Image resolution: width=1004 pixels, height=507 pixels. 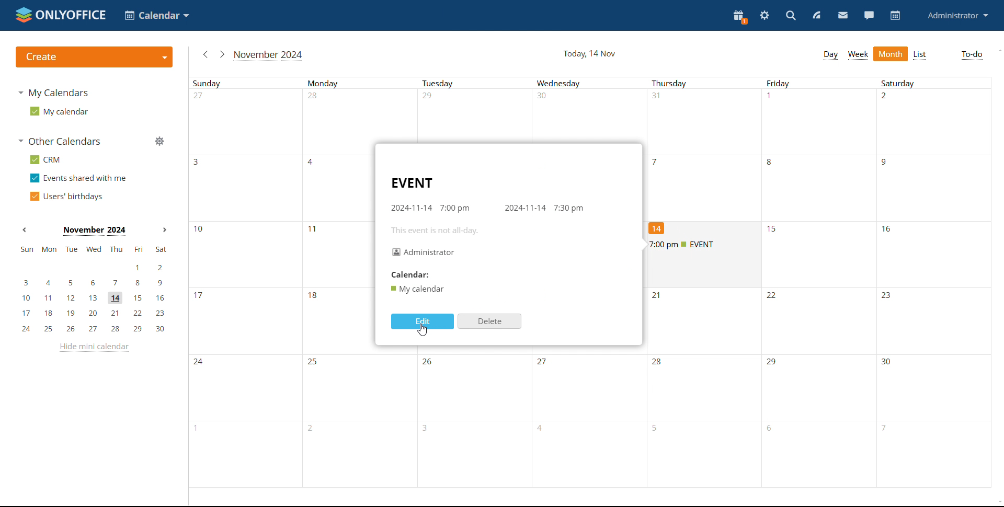 I want to click on month view, so click(x=890, y=54).